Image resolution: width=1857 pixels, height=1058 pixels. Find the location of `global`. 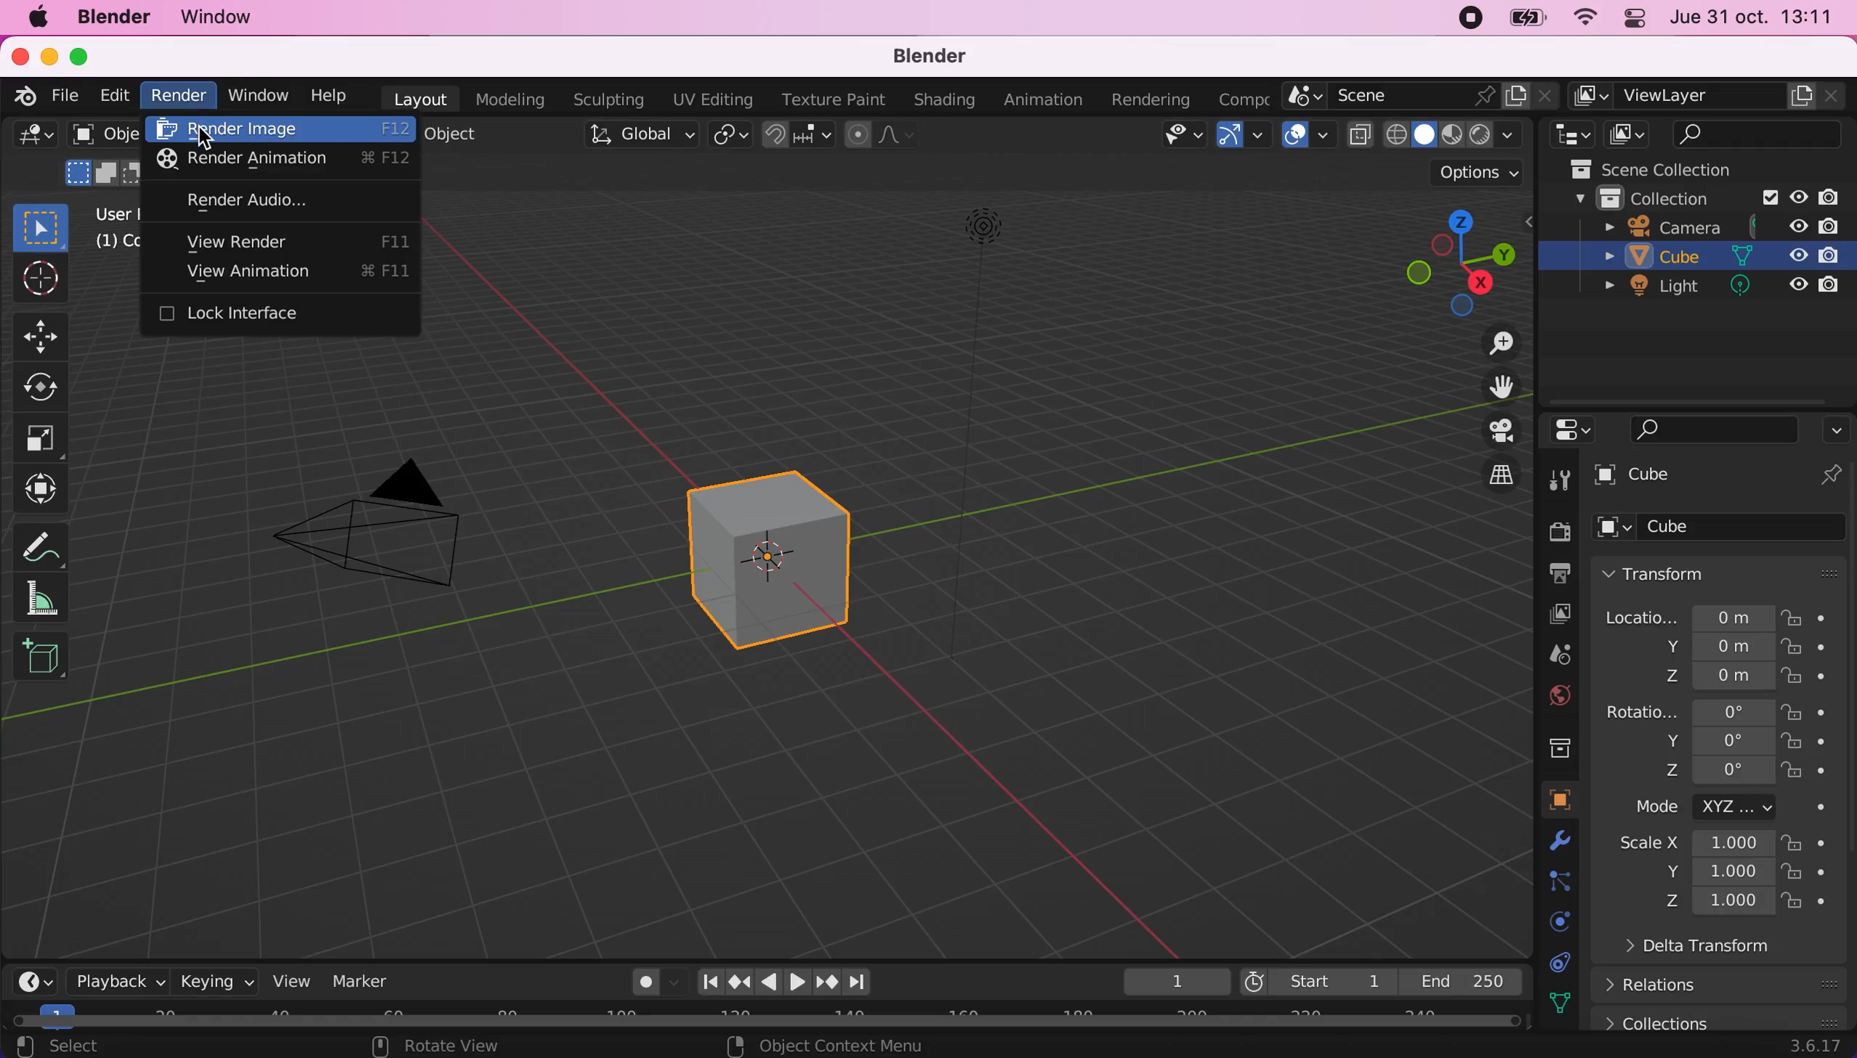

global is located at coordinates (640, 134).